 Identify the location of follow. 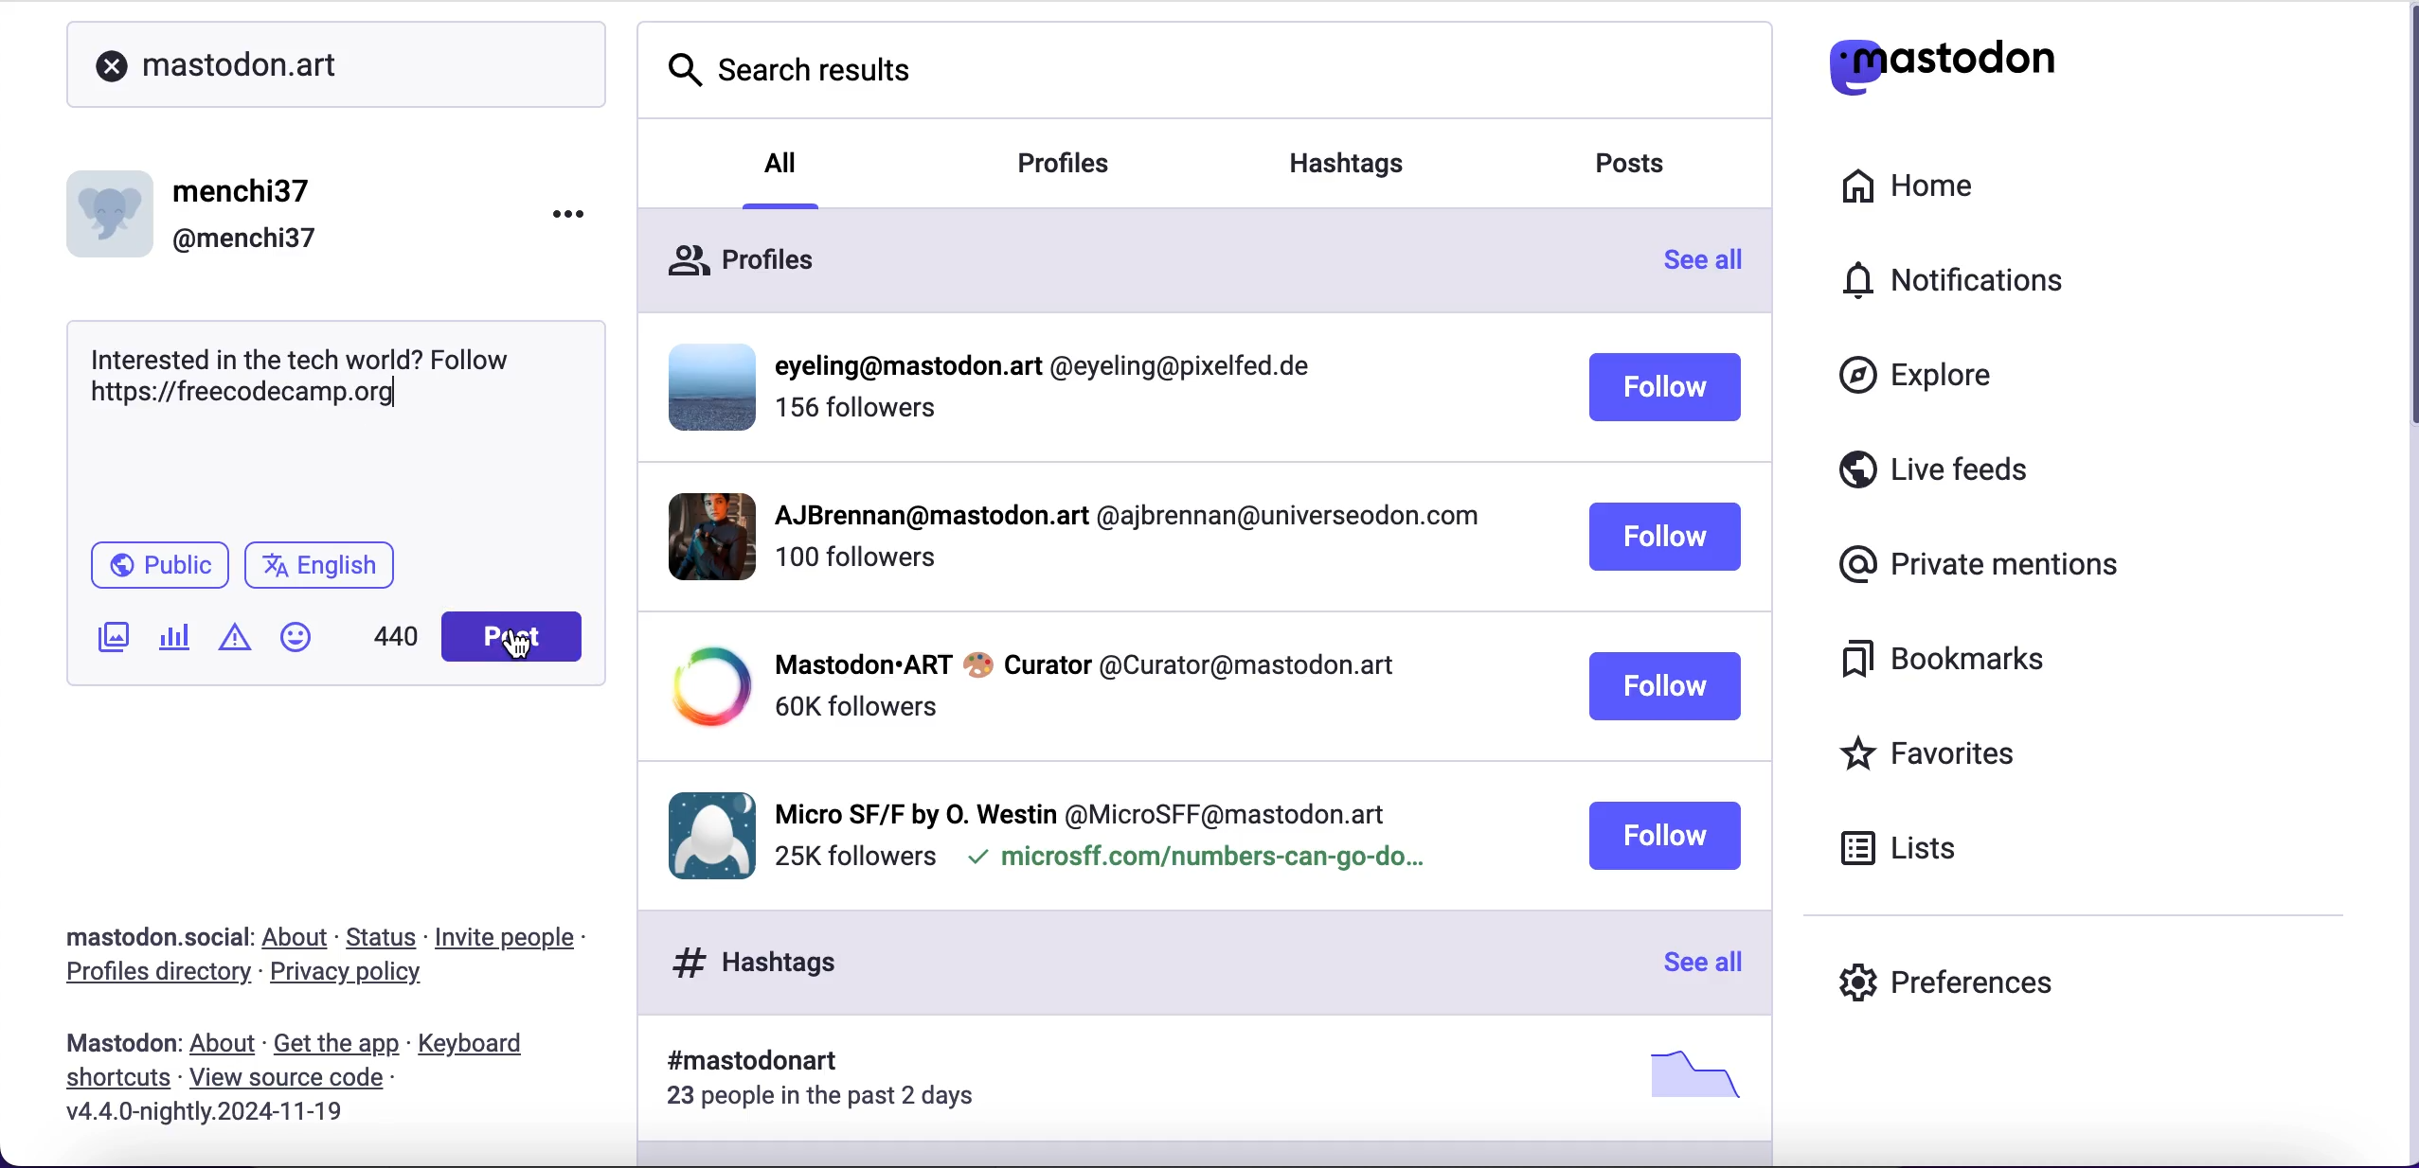
(1661, 537).